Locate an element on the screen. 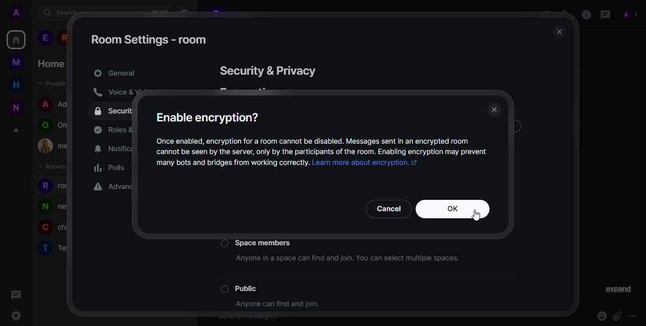 This screenshot has height=326, width=646. attach is located at coordinates (617, 316).